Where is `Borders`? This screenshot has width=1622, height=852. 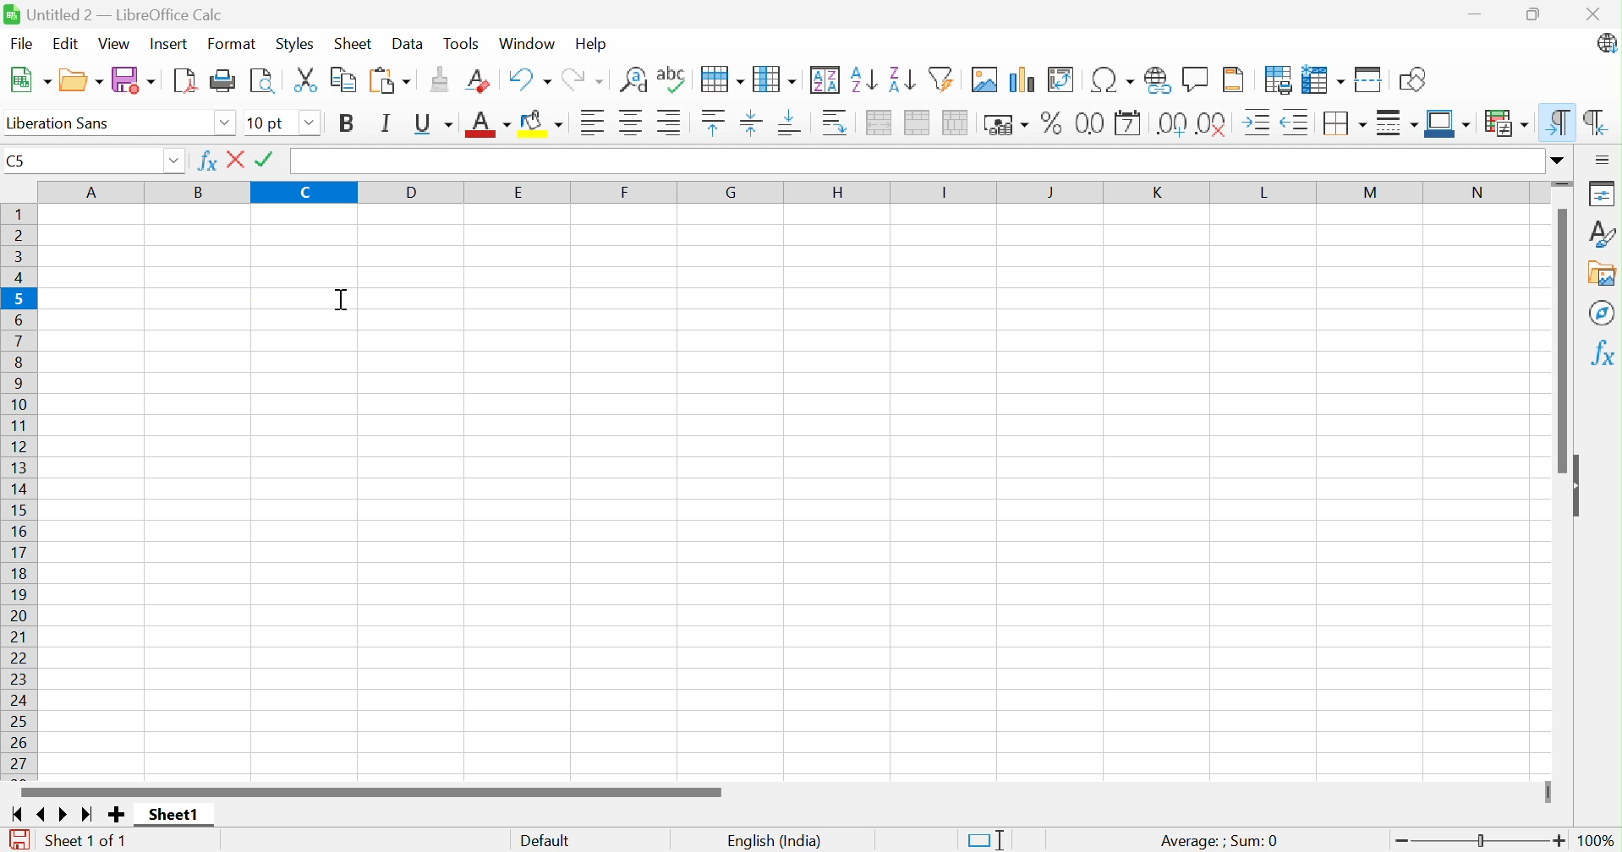 Borders is located at coordinates (1348, 123).